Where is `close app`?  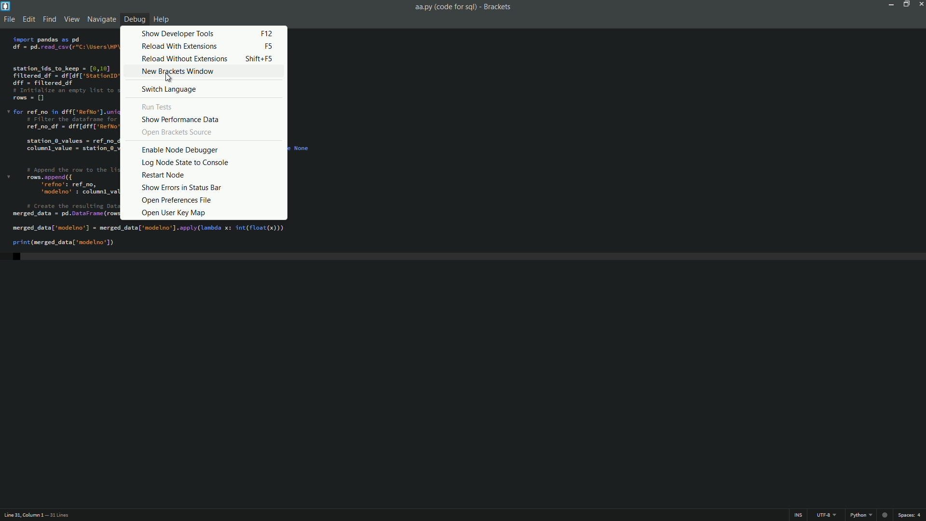
close app is located at coordinates (920, 4).